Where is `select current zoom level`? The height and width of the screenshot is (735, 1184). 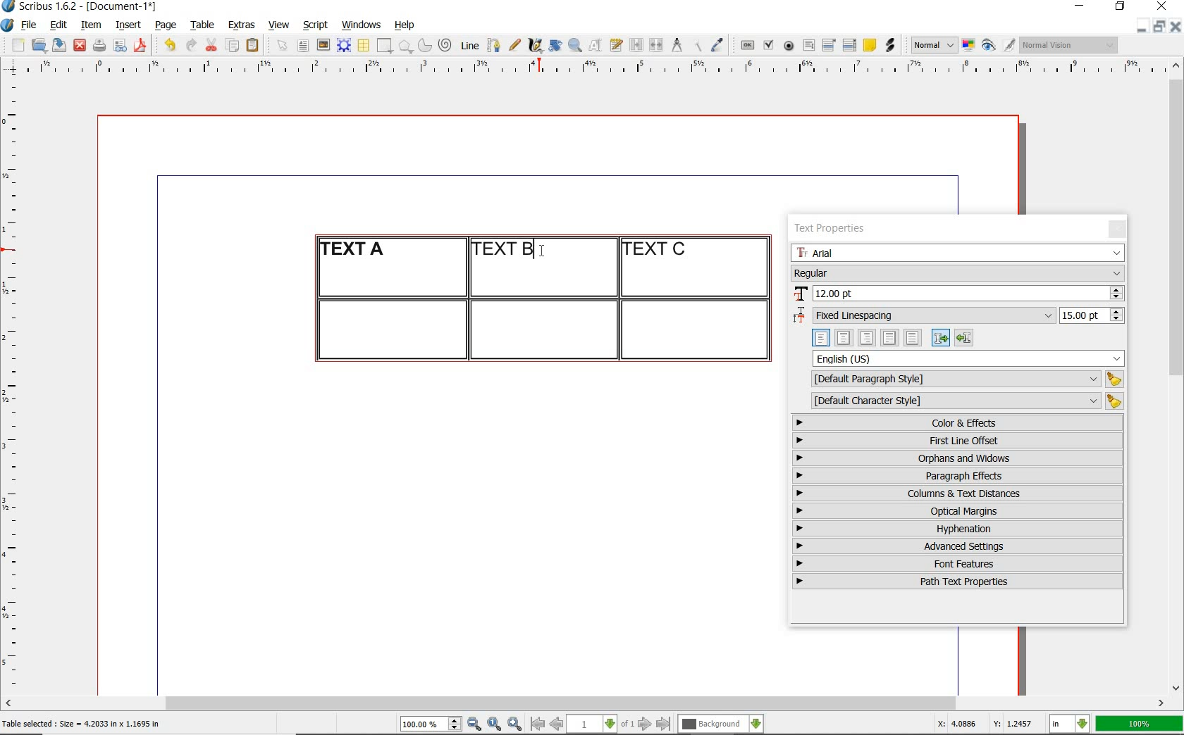 select current zoom level is located at coordinates (431, 724).